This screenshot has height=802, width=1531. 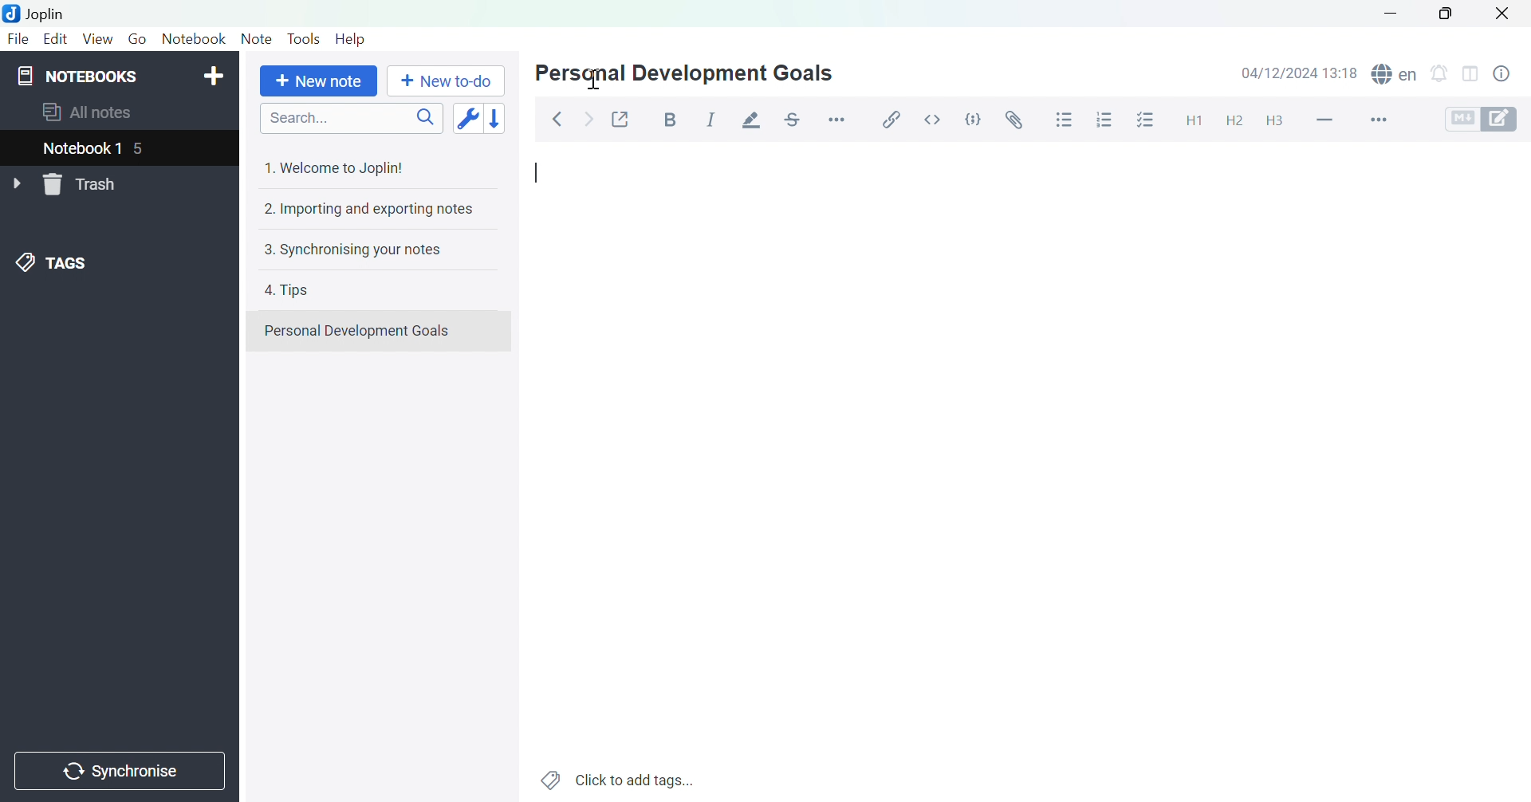 What do you see at coordinates (539, 174) in the screenshot?
I see `Typing cursor` at bounding box center [539, 174].